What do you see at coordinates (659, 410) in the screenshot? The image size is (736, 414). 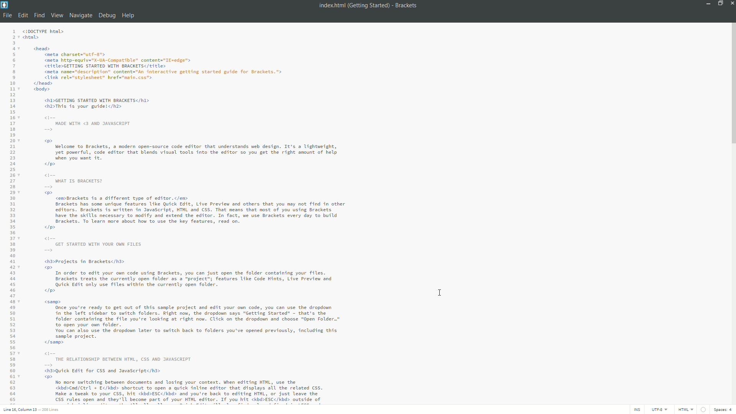 I see `file encoding` at bounding box center [659, 410].